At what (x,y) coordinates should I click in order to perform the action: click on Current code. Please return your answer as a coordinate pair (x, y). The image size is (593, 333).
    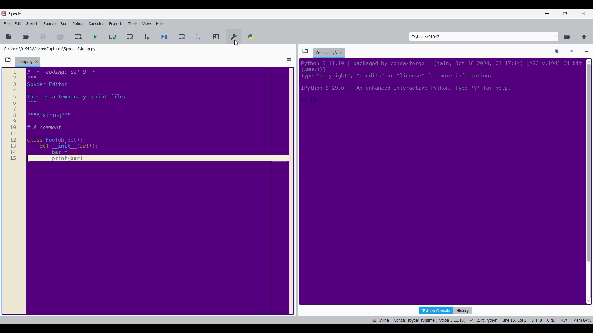
    Looking at the image, I should click on (148, 116).